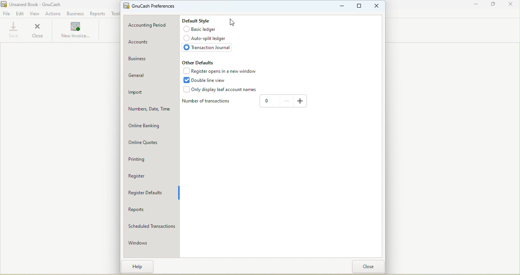 The width and height of the screenshot is (520, 275). I want to click on GnuCash preferences, so click(151, 6).